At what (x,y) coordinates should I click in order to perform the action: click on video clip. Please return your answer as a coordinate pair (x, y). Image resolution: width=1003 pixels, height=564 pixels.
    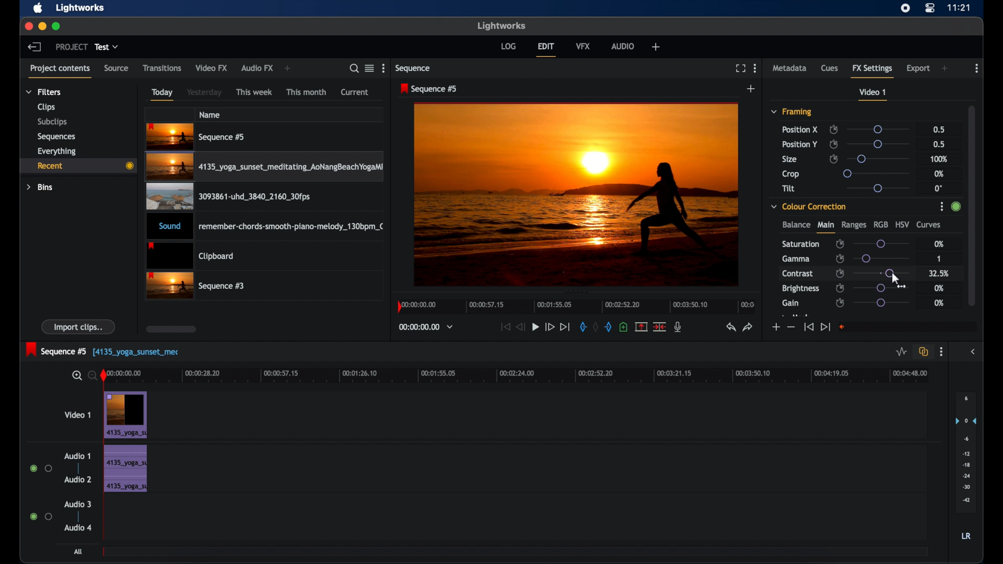
    Looking at the image, I should click on (266, 168).